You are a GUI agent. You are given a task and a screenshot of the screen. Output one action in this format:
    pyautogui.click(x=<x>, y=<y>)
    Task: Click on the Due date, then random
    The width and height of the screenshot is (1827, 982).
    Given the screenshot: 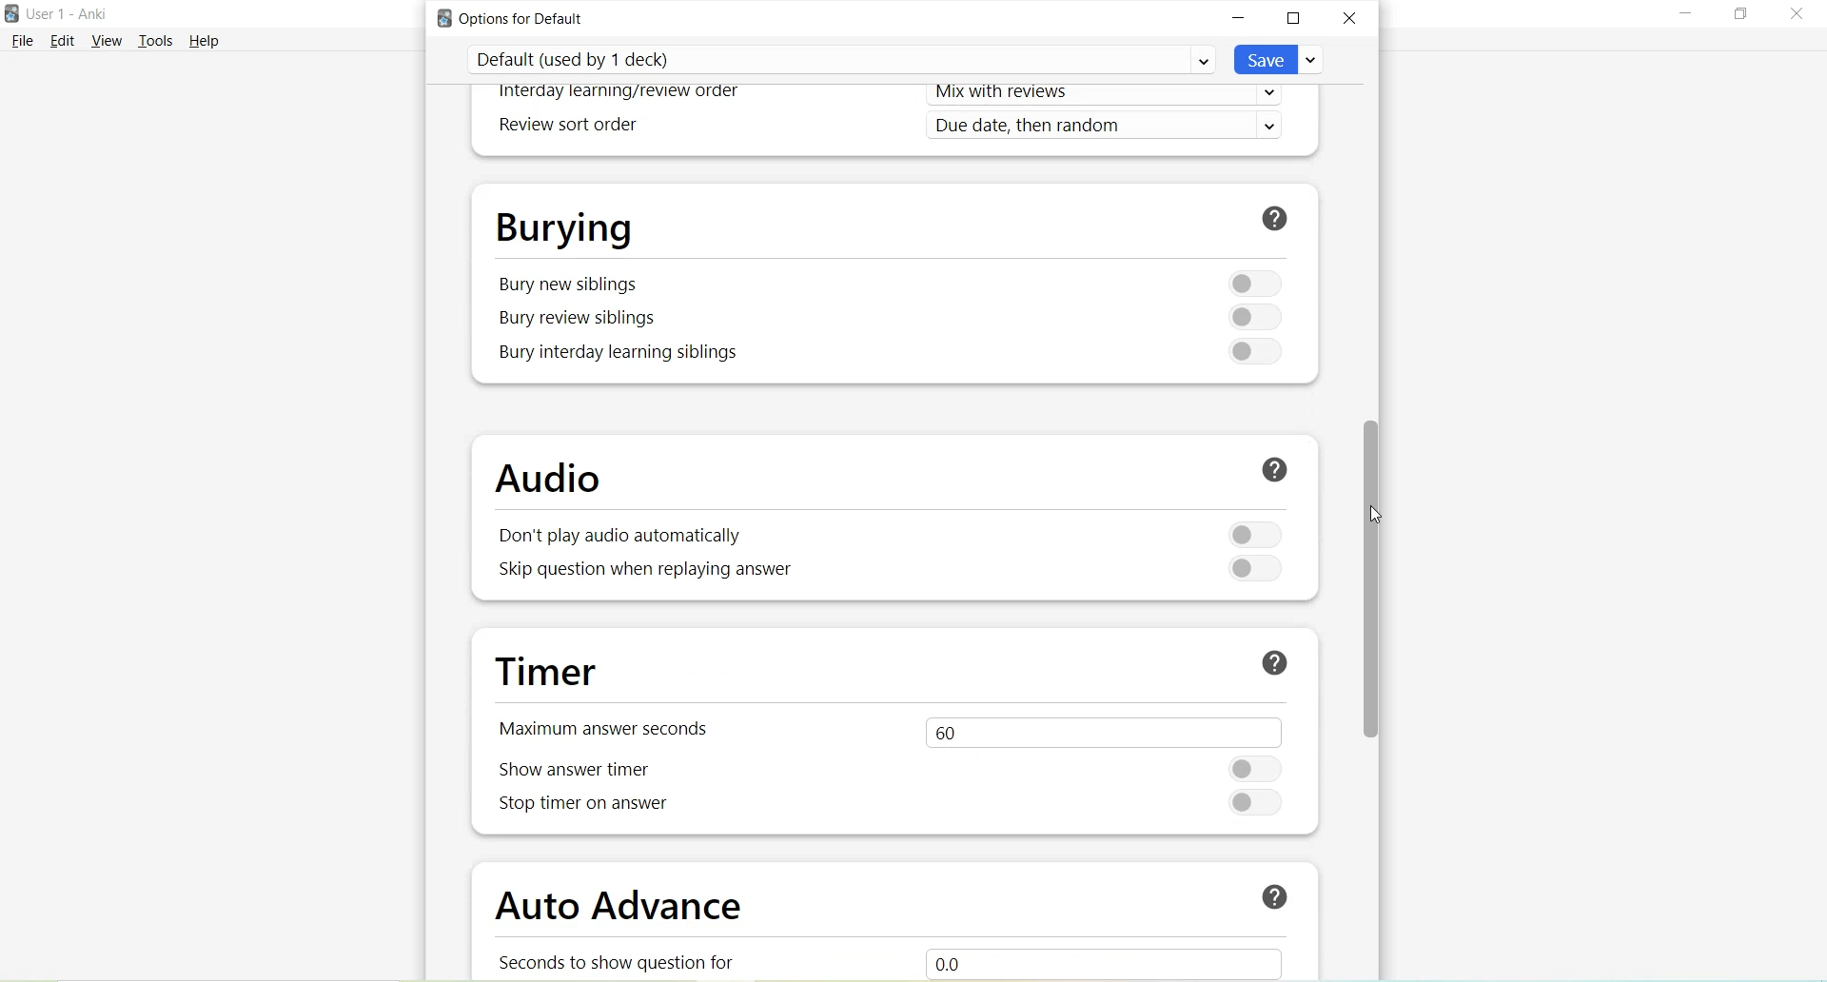 What is the action you would take?
    pyautogui.click(x=1110, y=127)
    